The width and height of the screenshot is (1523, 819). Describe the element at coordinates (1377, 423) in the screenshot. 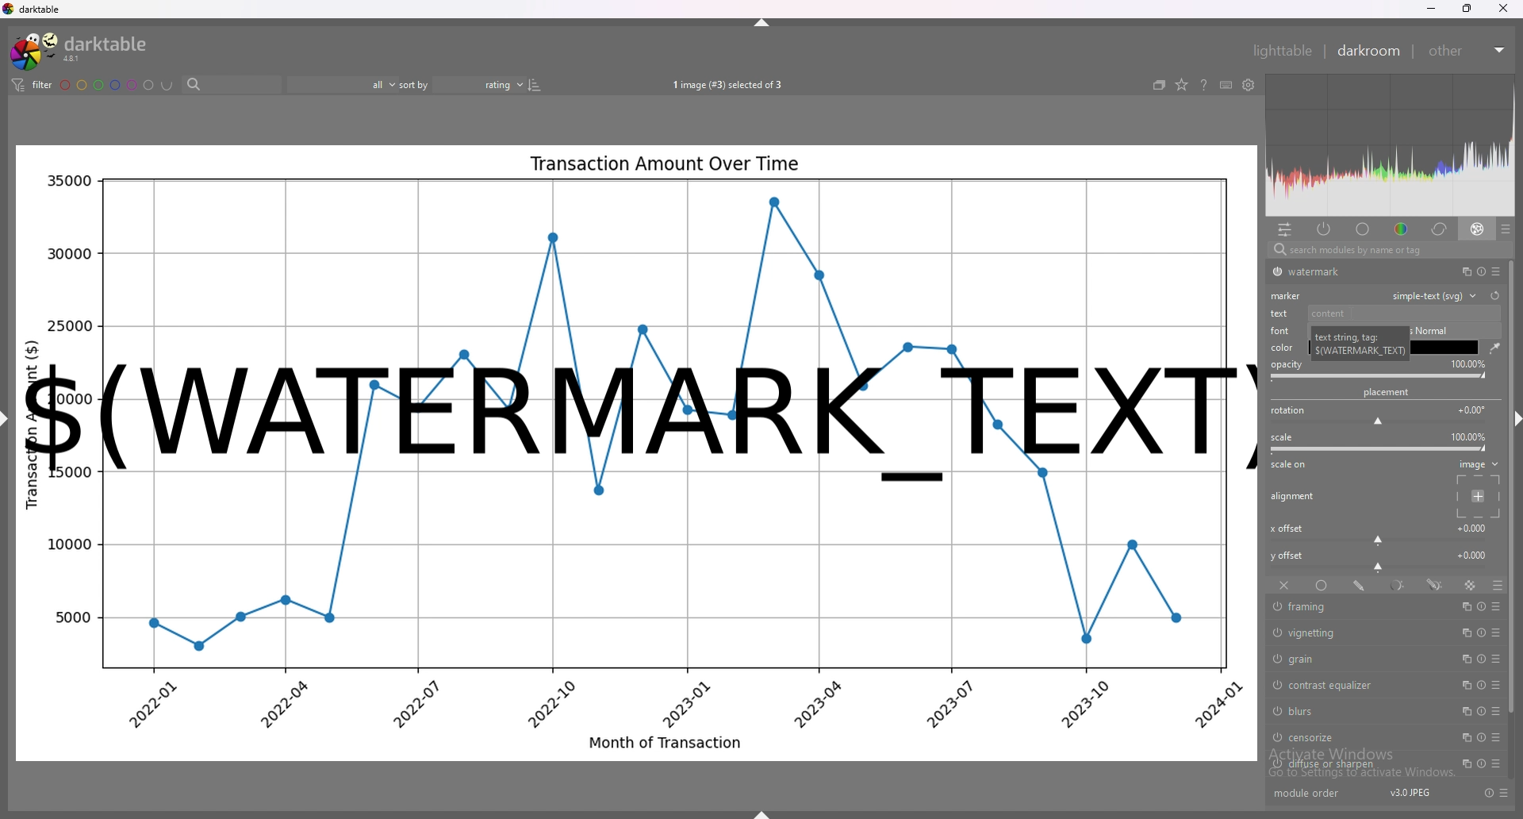

I see `rotation bar` at that location.